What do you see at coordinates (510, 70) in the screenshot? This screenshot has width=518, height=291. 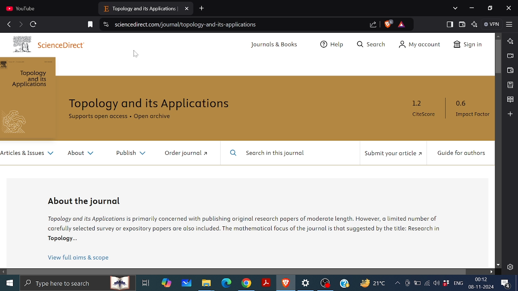 I see `Wallet` at bounding box center [510, 70].